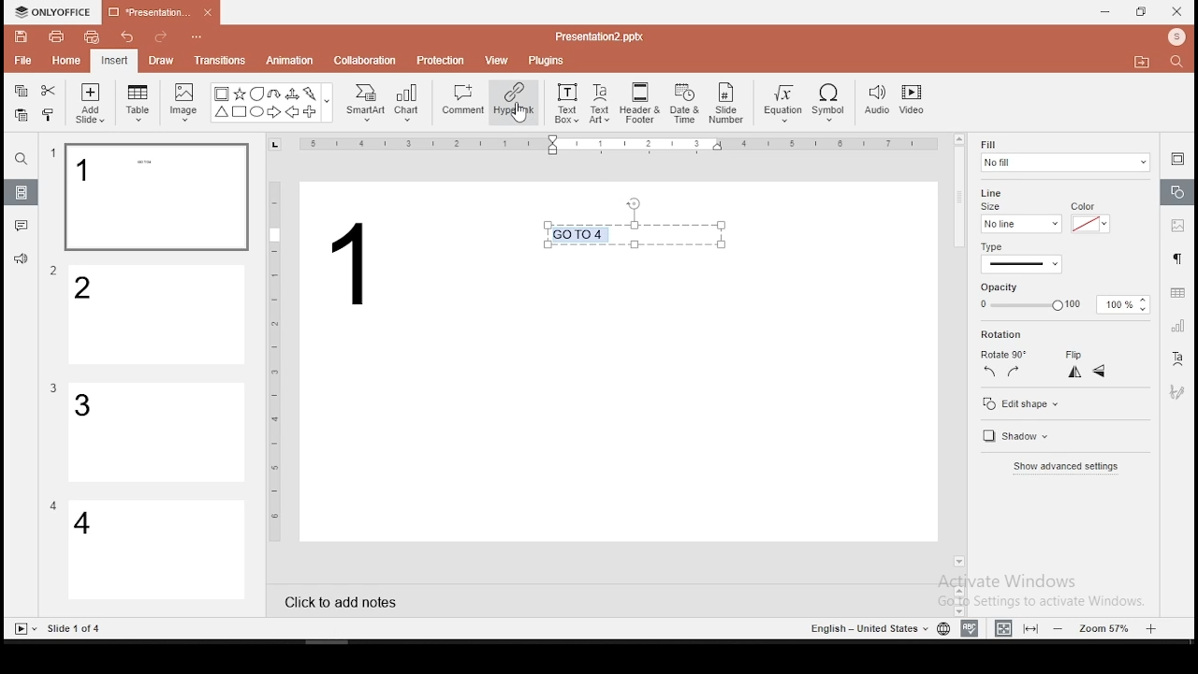  What do you see at coordinates (22, 629) in the screenshot?
I see `Slide` at bounding box center [22, 629].